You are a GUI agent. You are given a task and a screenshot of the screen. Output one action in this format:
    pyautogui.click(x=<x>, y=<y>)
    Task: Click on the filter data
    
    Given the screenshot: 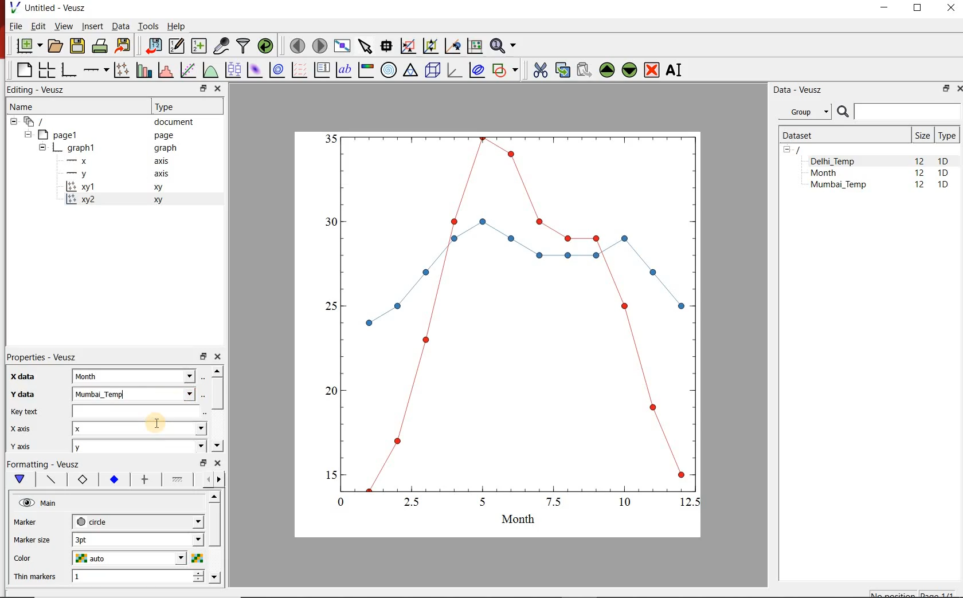 What is the action you would take?
    pyautogui.click(x=244, y=46)
    